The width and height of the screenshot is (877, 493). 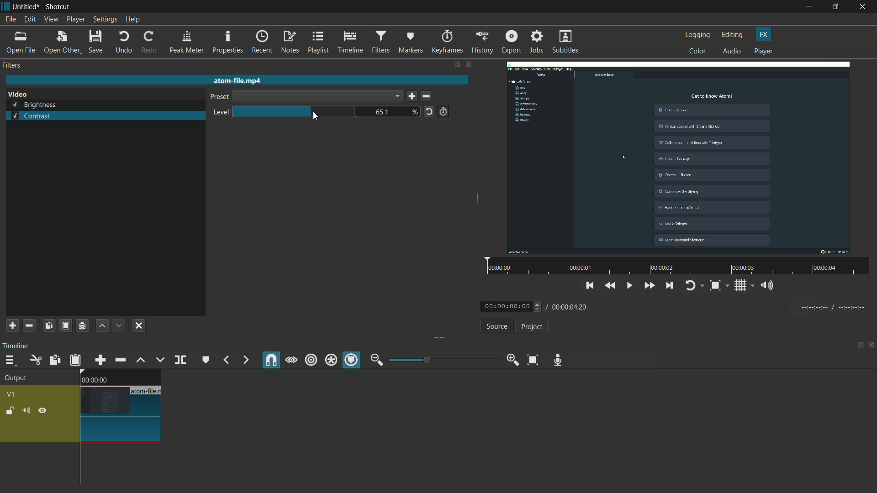 I want to click on cut, so click(x=35, y=360).